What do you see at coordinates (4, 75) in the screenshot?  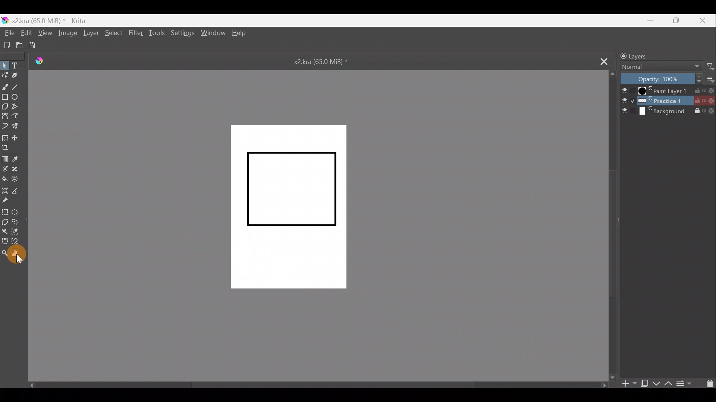 I see `Edit shapes tool` at bounding box center [4, 75].